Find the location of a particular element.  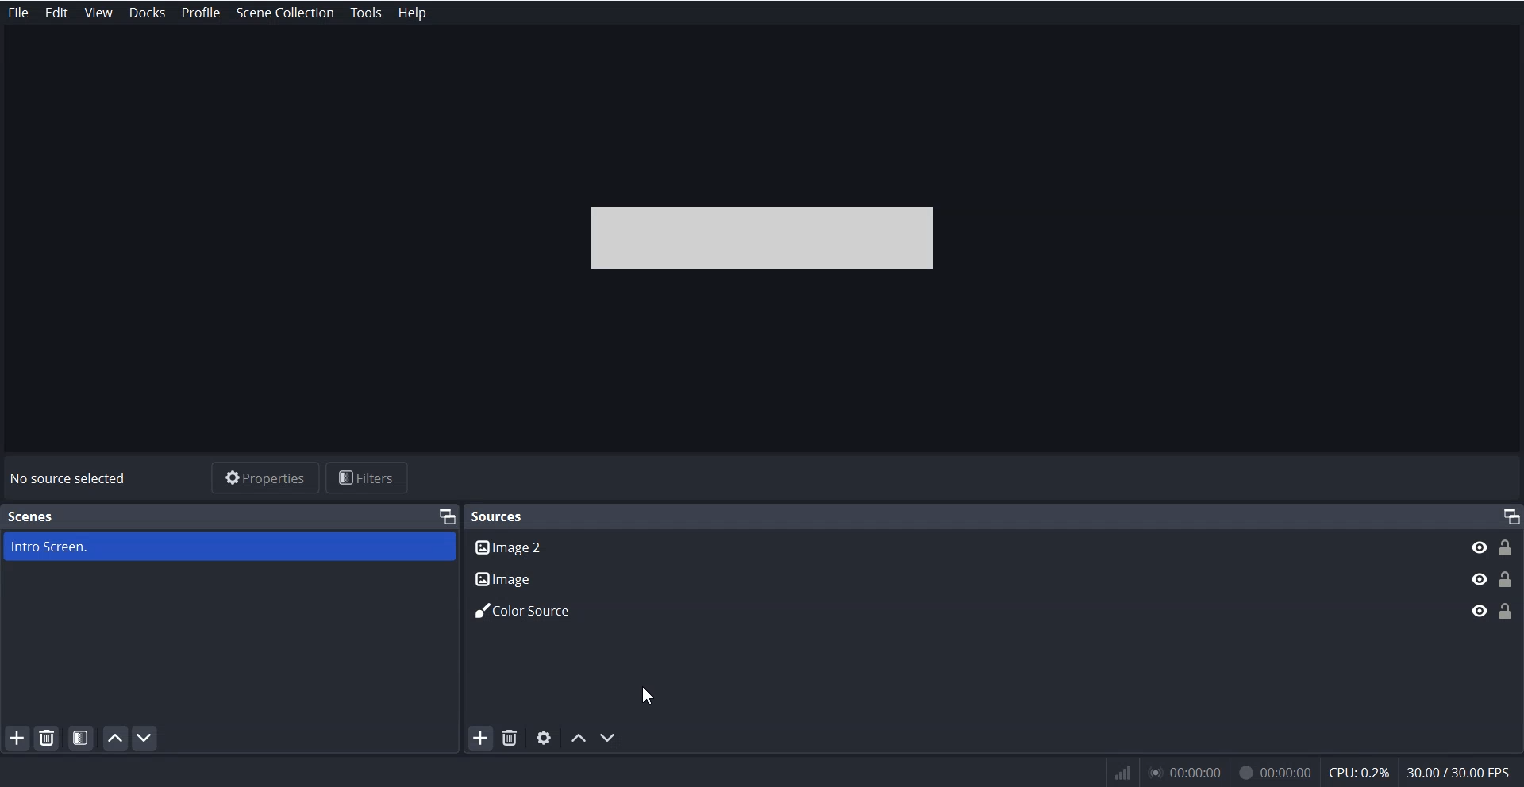

Filters is located at coordinates (370, 478).